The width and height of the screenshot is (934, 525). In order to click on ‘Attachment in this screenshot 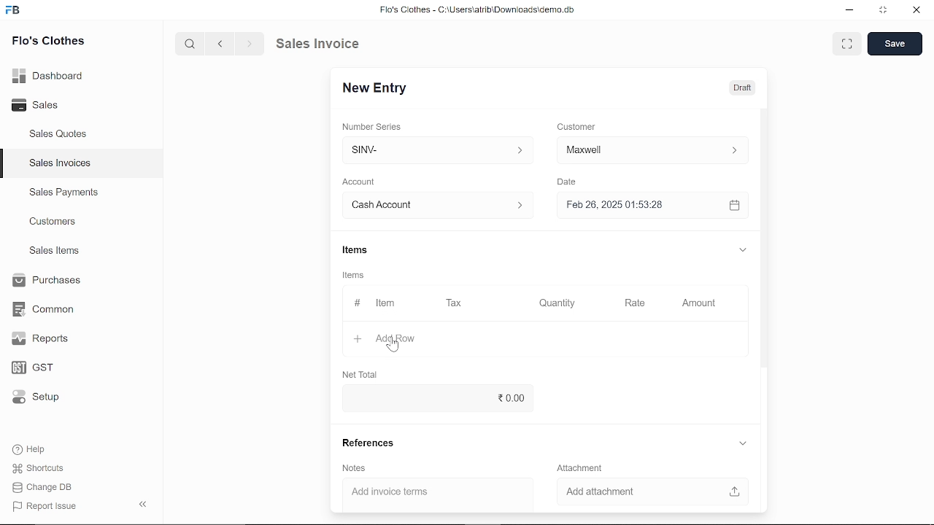, I will do `click(578, 468)`.